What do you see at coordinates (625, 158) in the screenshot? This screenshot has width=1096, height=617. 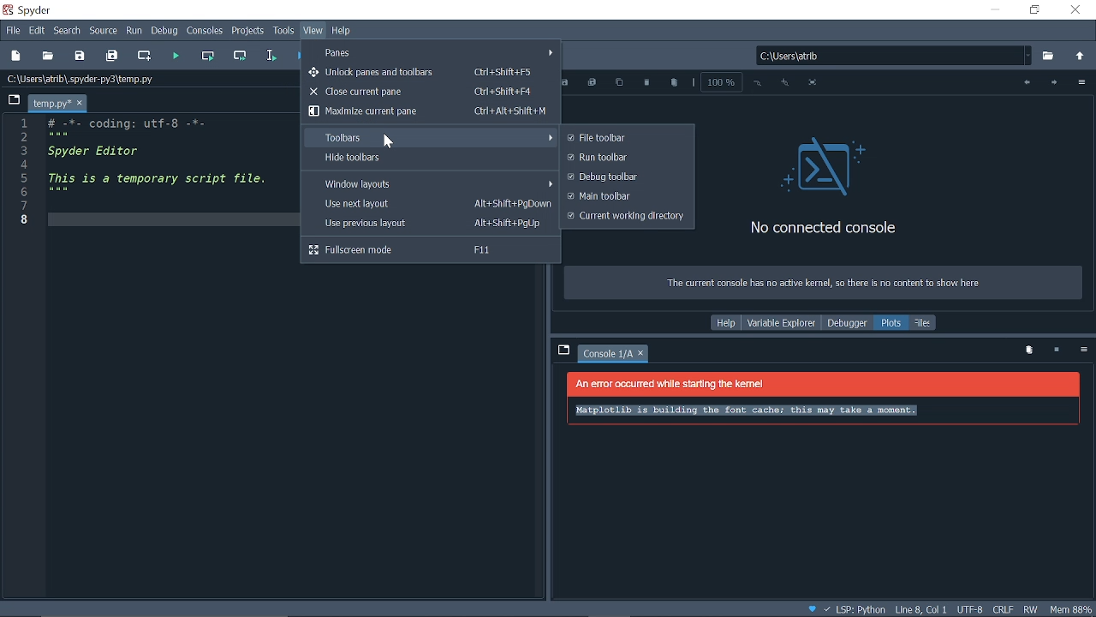 I see `Run toolbar` at bounding box center [625, 158].